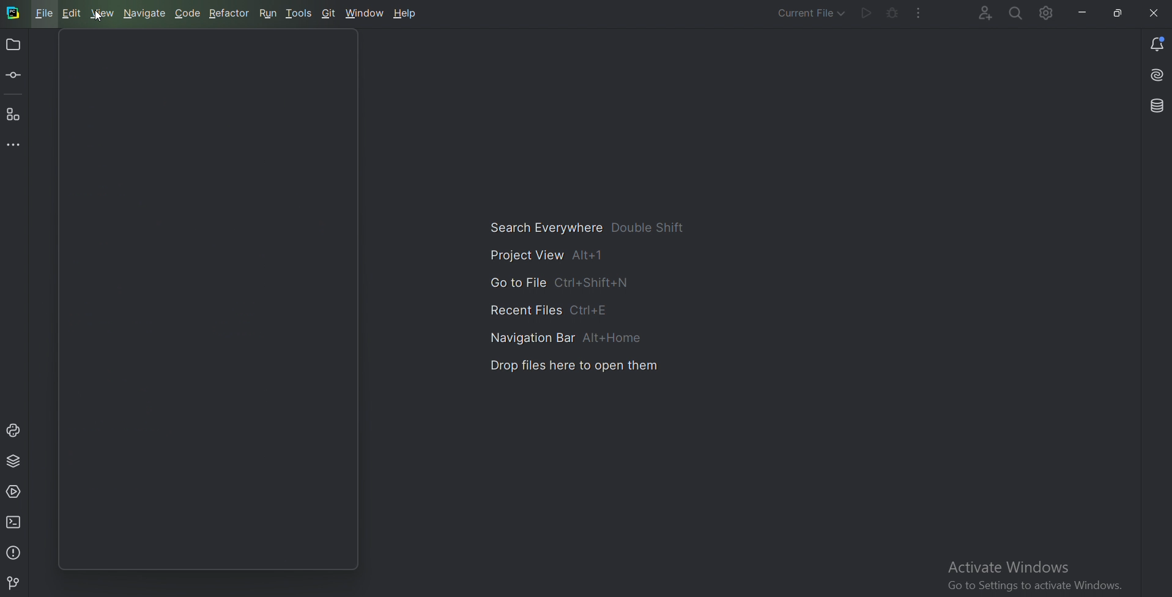 This screenshot has height=597, width=1172. What do you see at coordinates (403, 13) in the screenshot?
I see `Help` at bounding box center [403, 13].